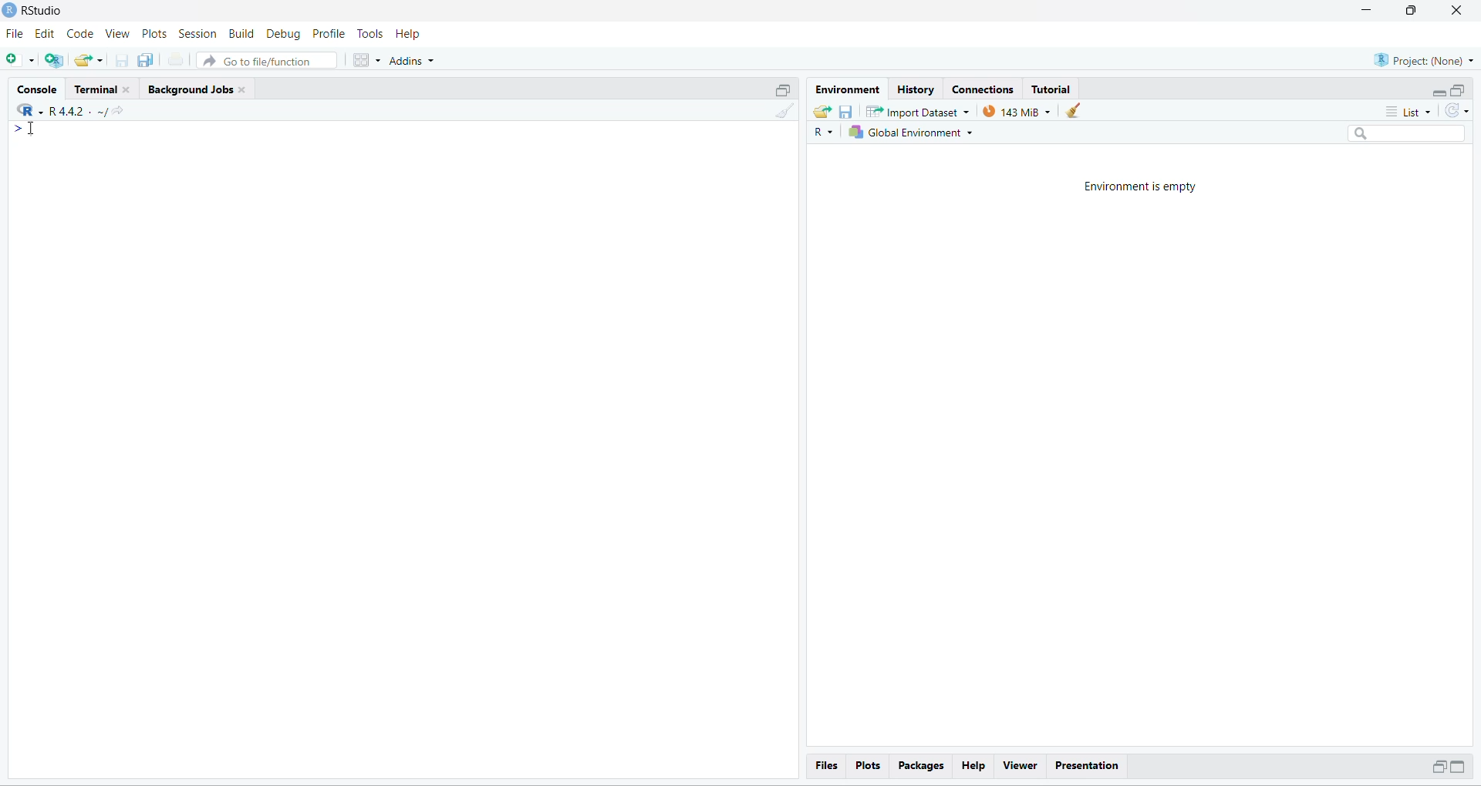 Image resolution: width=1481 pixels, height=786 pixels. What do you see at coordinates (914, 132) in the screenshot?
I see `global enviornment` at bounding box center [914, 132].